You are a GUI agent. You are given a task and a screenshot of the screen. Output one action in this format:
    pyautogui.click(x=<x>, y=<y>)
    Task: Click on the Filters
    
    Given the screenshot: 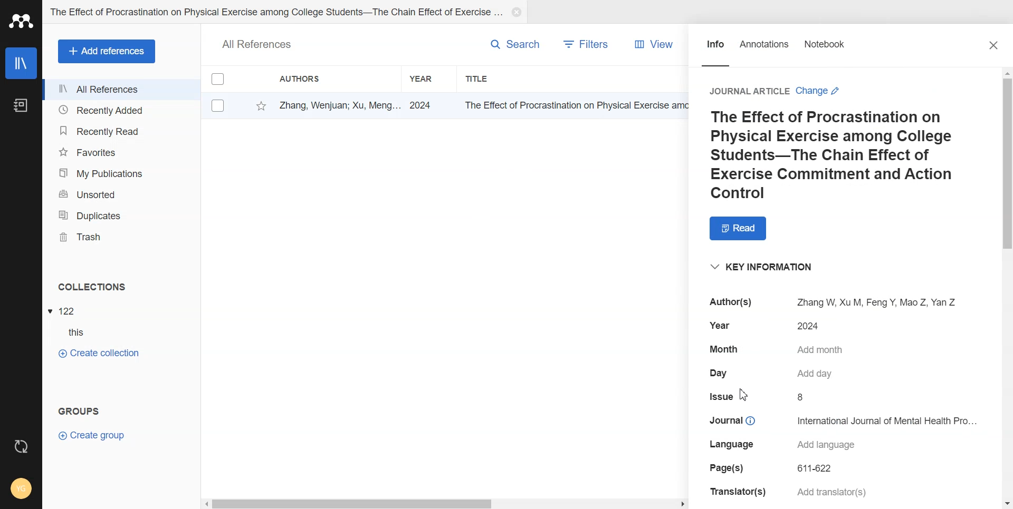 What is the action you would take?
    pyautogui.click(x=589, y=44)
    